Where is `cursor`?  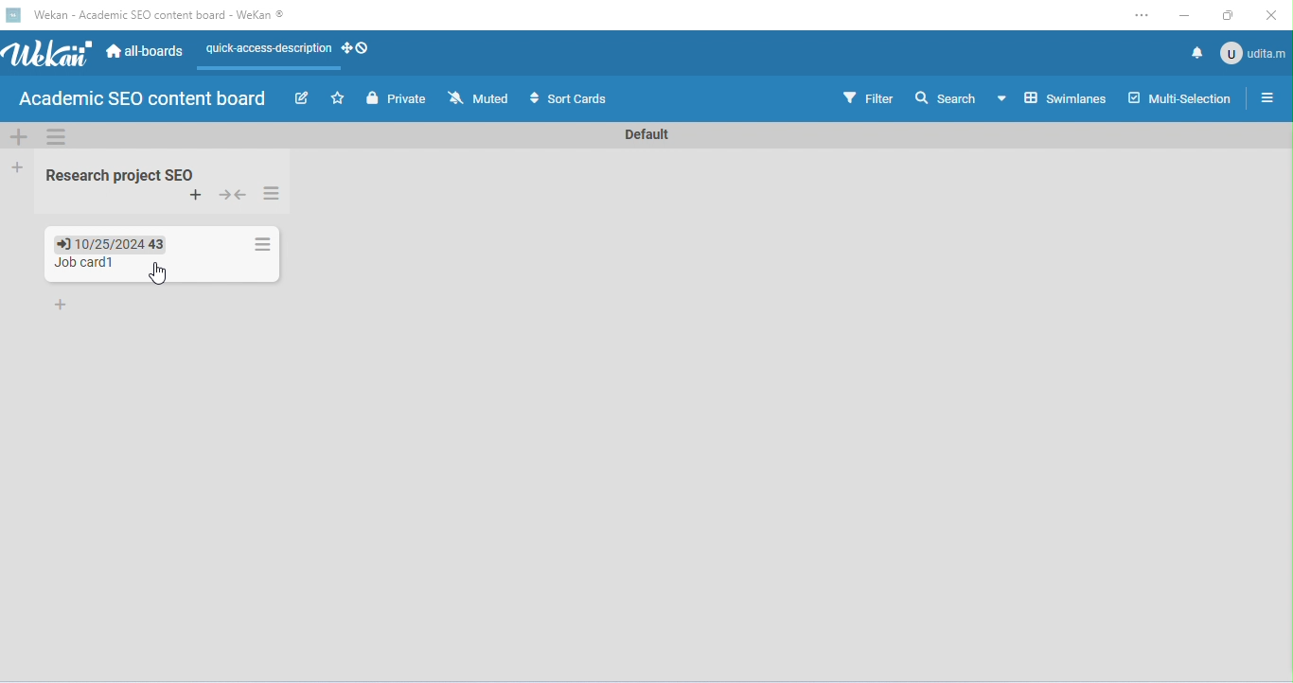
cursor is located at coordinates (157, 274).